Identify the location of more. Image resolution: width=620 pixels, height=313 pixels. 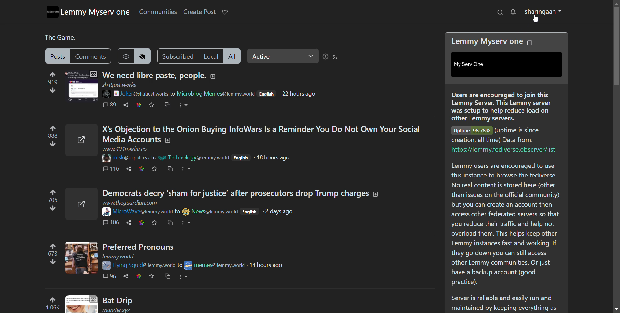
(188, 223).